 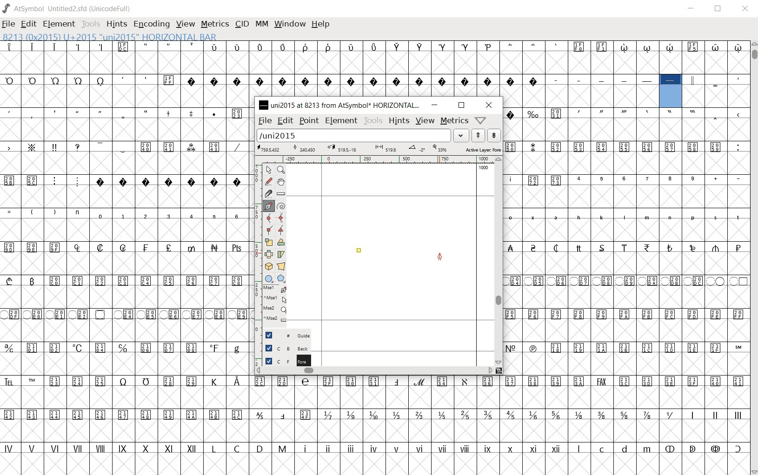 I want to click on WINDOW, so click(x=291, y=24).